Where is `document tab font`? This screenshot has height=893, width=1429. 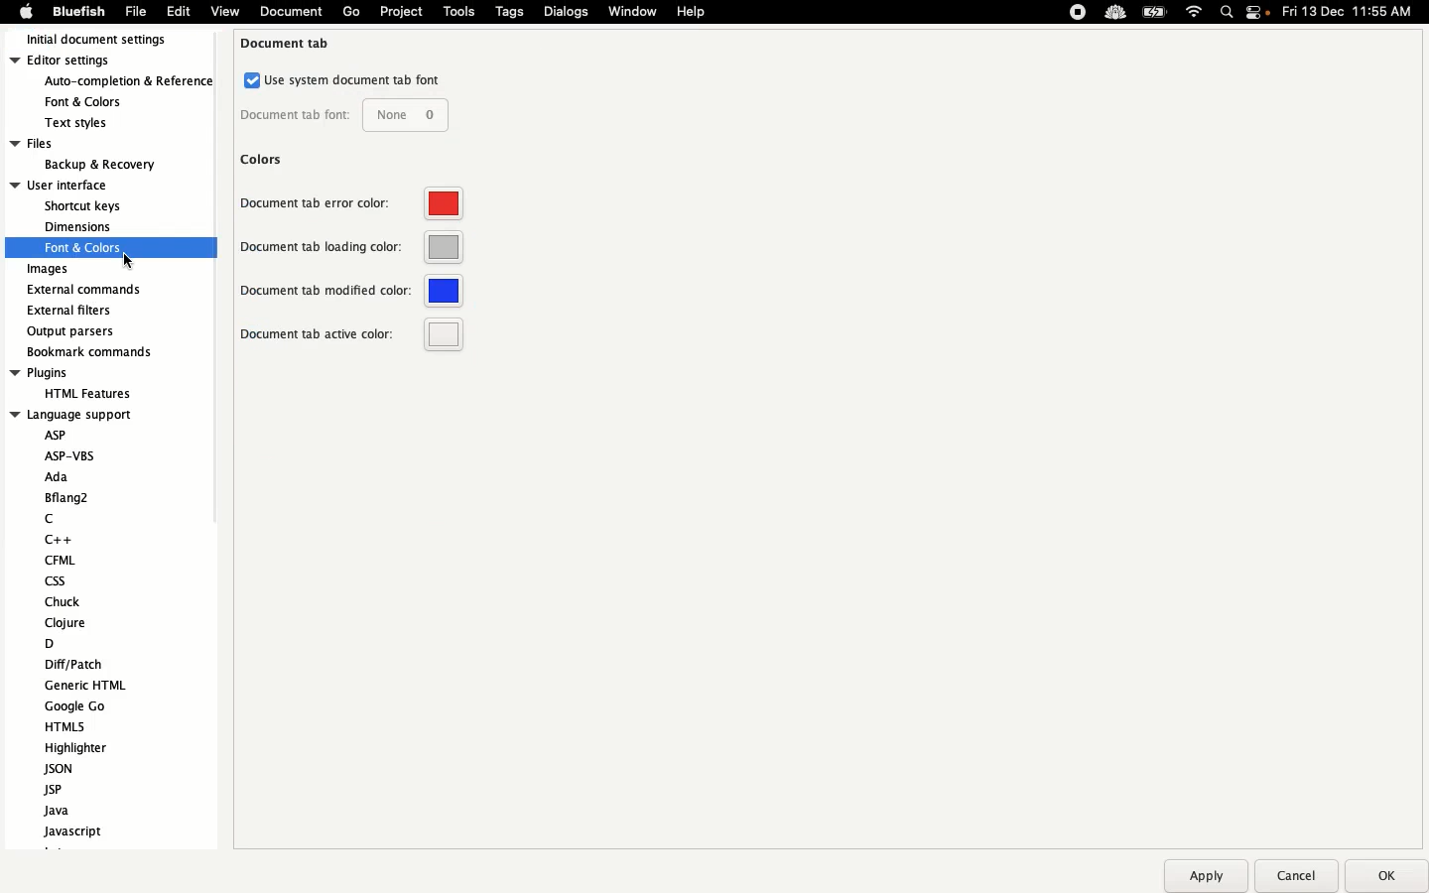
document tab font is located at coordinates (299, 115).